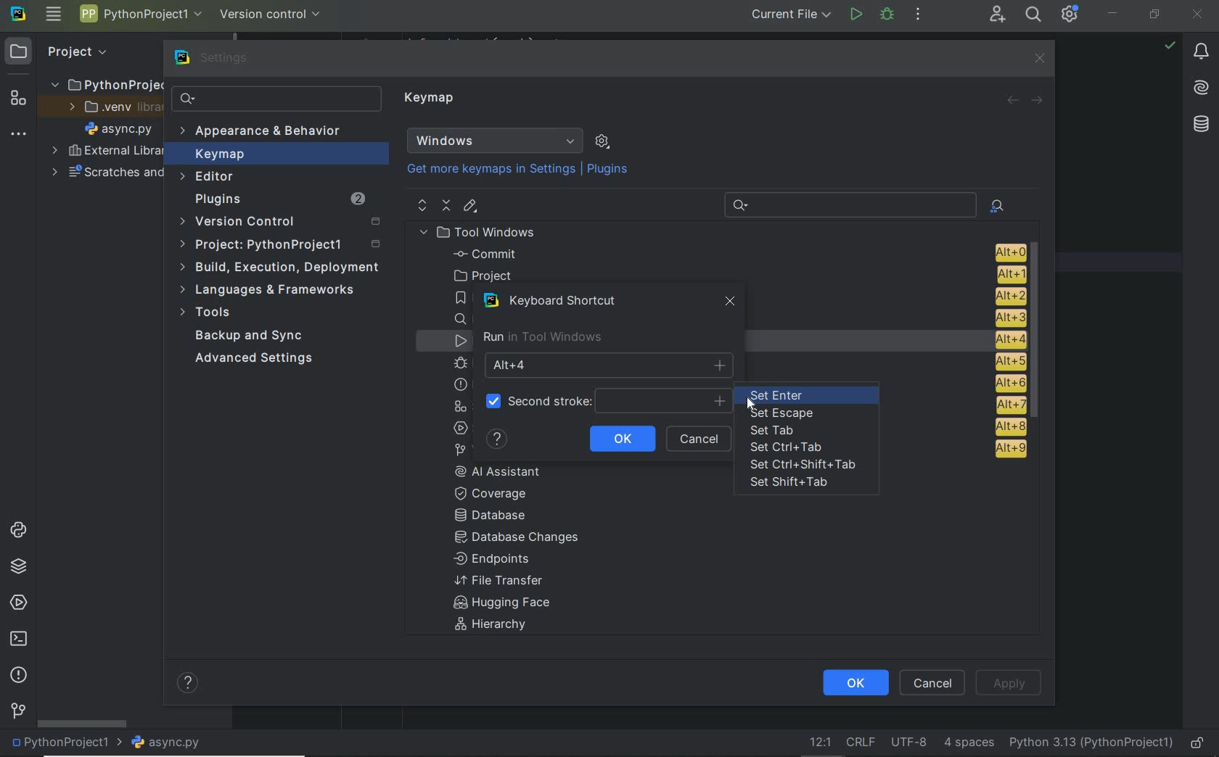 The image size is (1219, 757). What do you see at coordinates (17, 530) in the screenshot?
I see `python consoles` at bounding box center [17, 530].